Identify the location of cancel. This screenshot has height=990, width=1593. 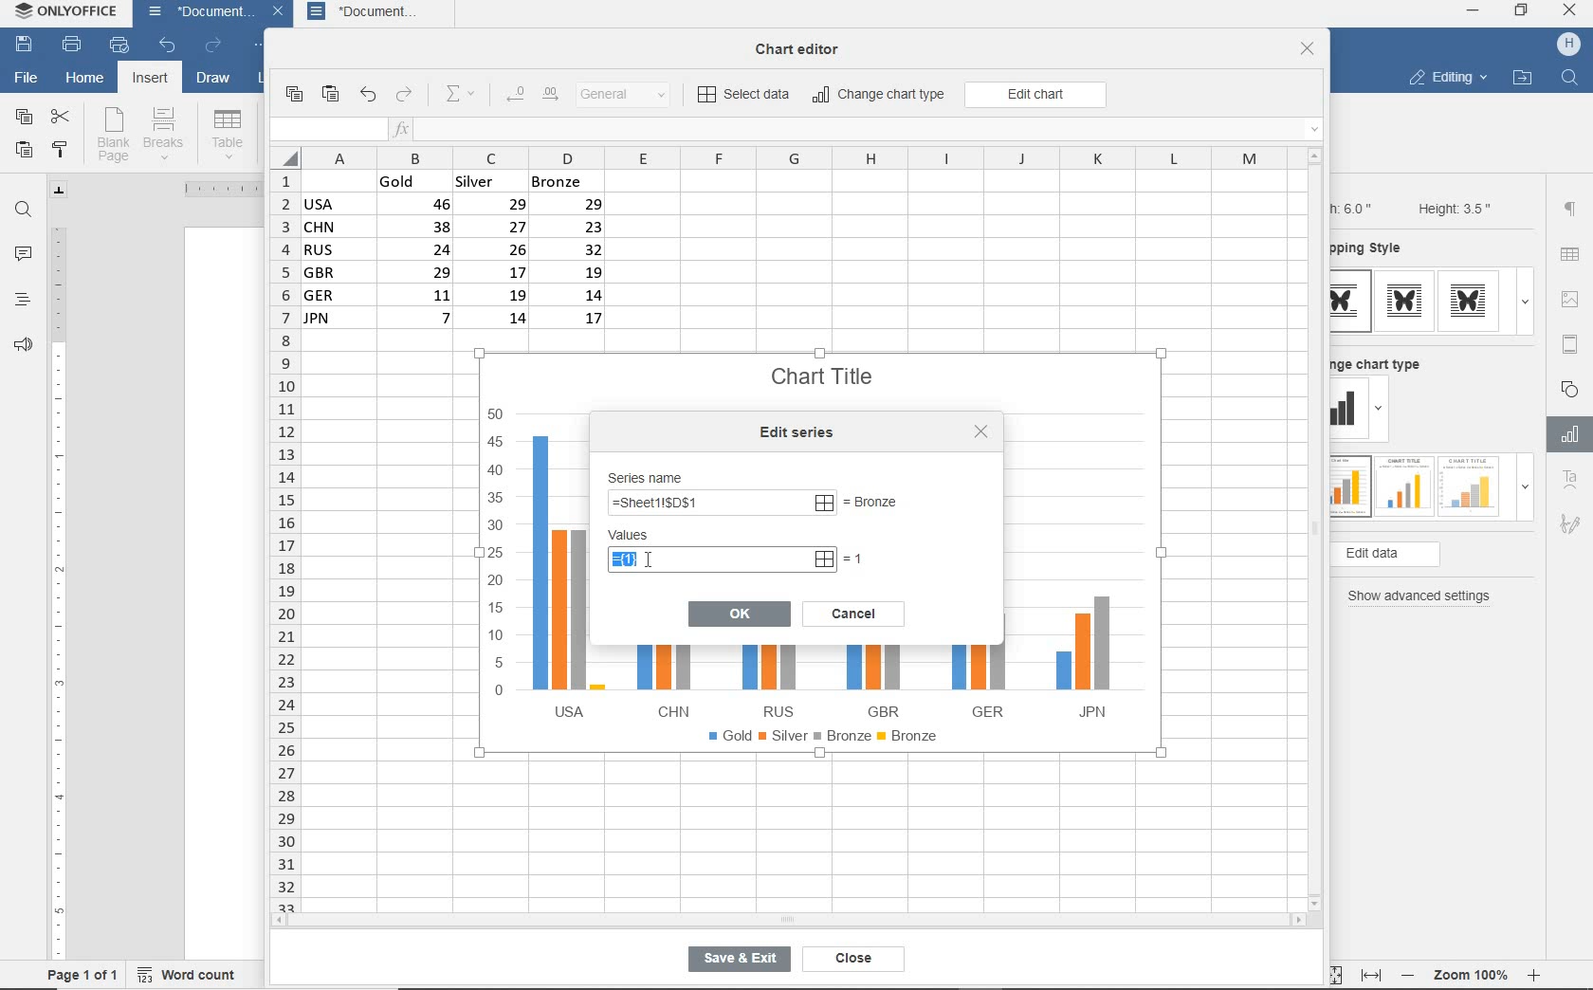
(853, 612).